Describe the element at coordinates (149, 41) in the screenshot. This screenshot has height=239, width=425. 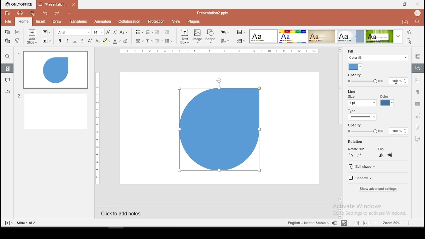
I see `vertical alignment` at that location.